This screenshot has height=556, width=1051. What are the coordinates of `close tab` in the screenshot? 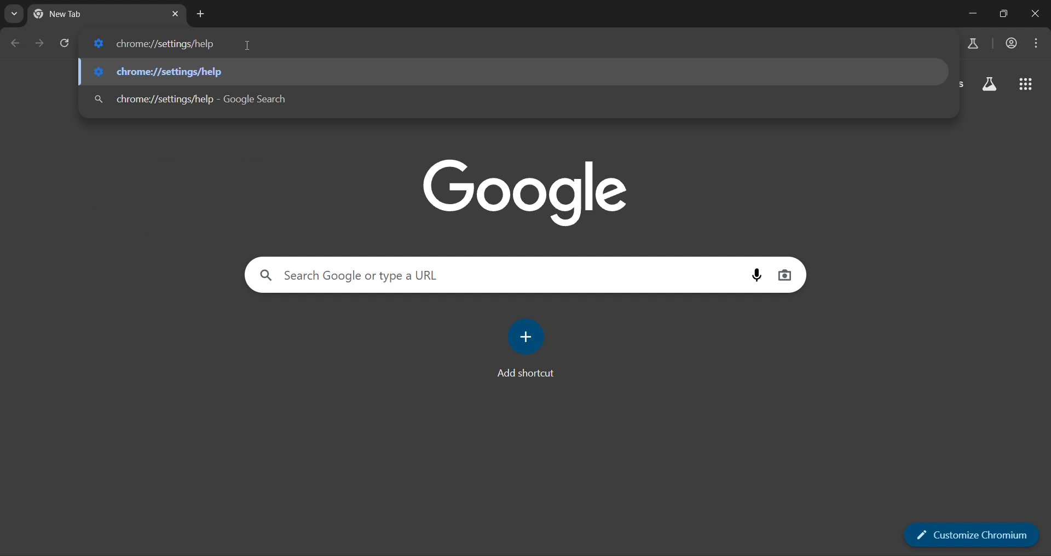 It's located at (175, 14).